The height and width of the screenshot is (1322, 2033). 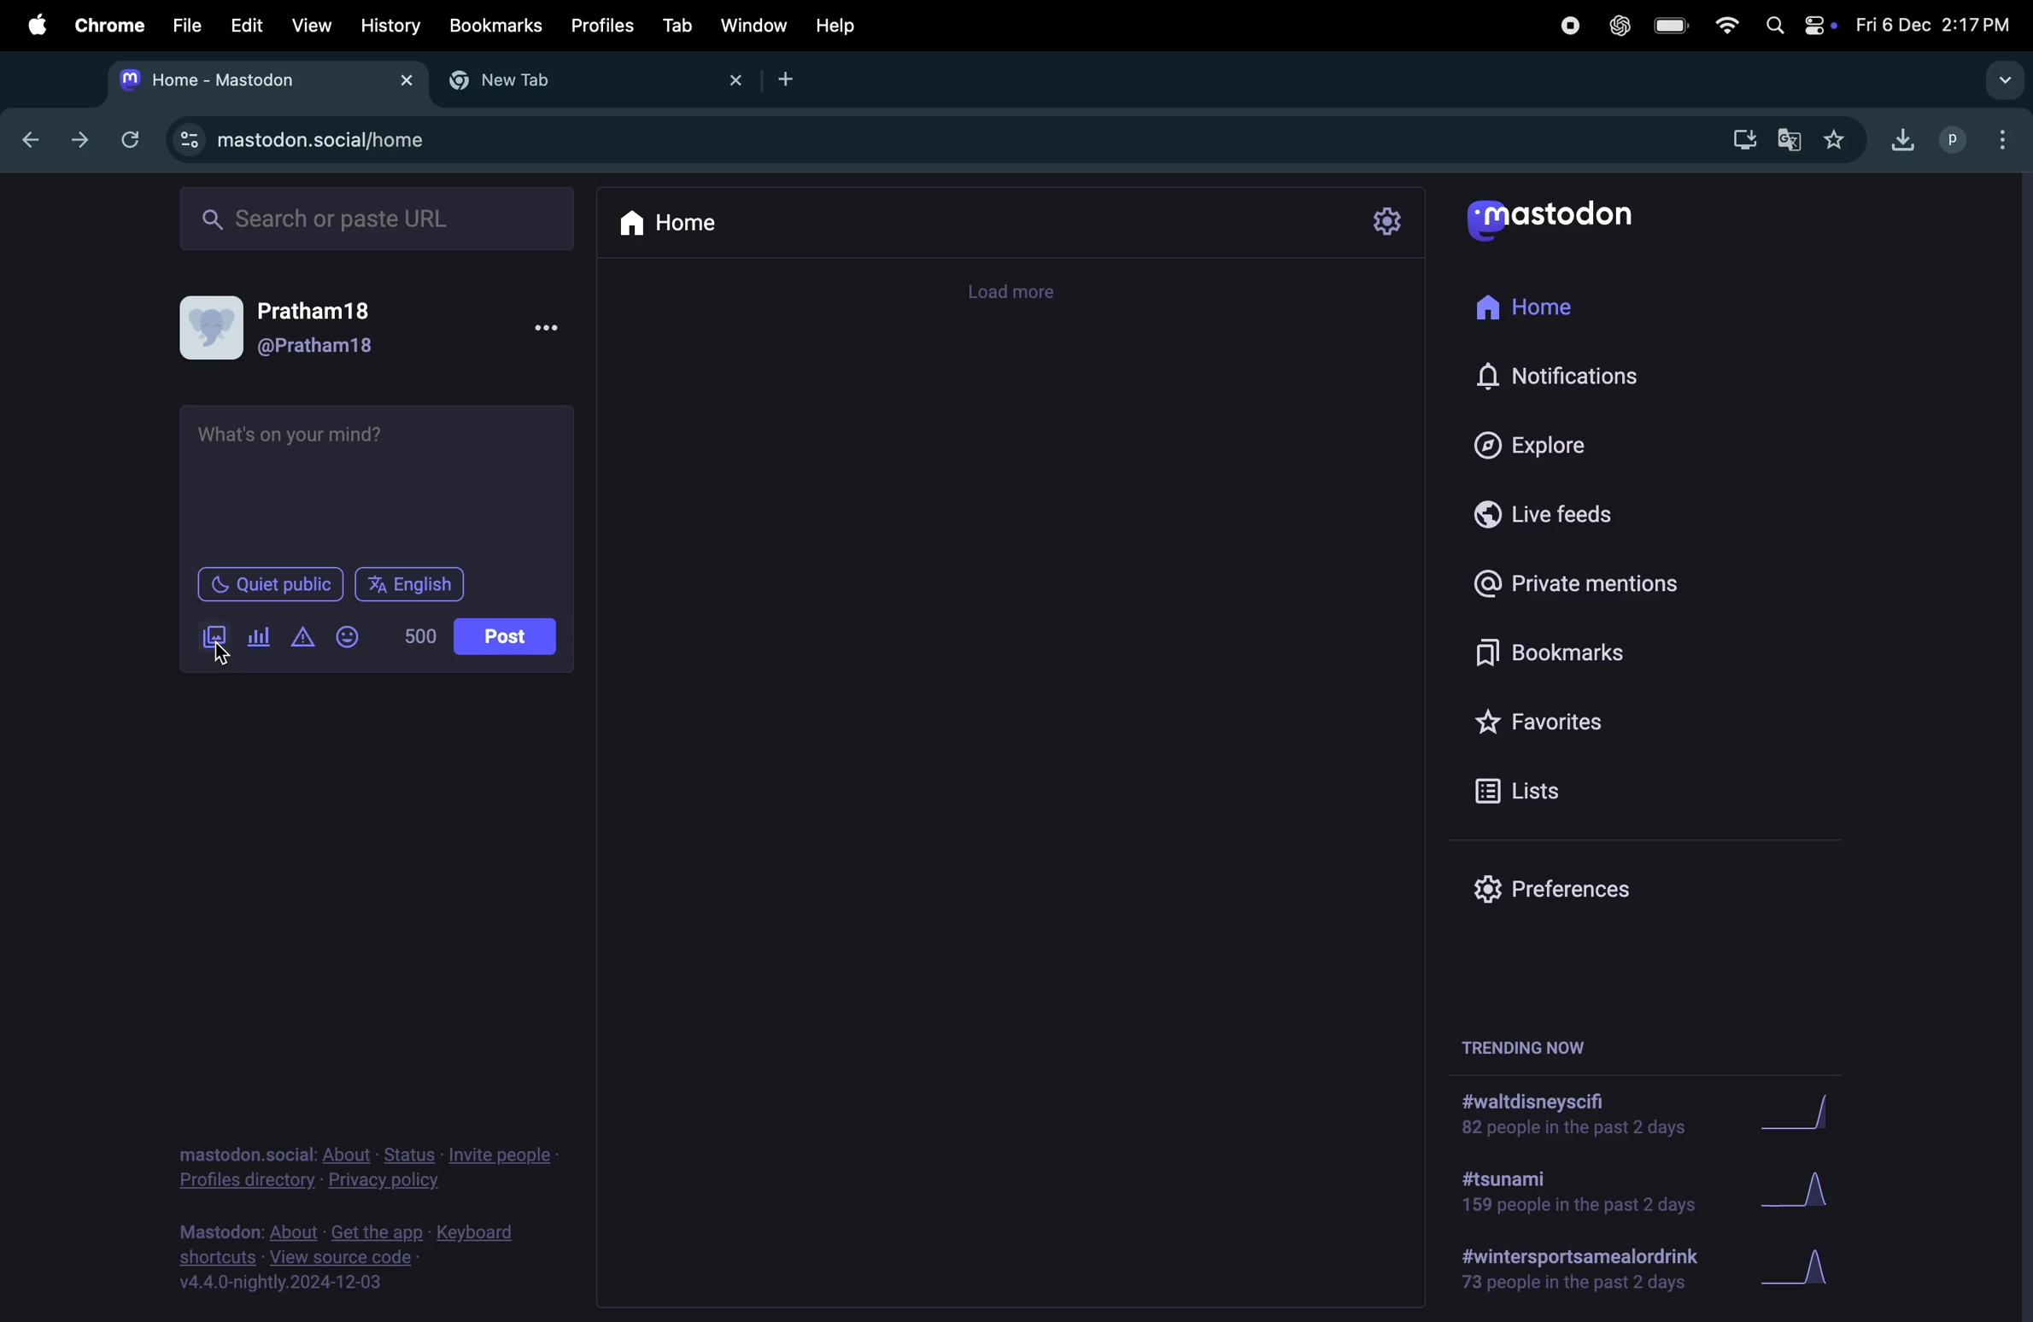 I want to click on Graph, so click(x=1820, y=1110).